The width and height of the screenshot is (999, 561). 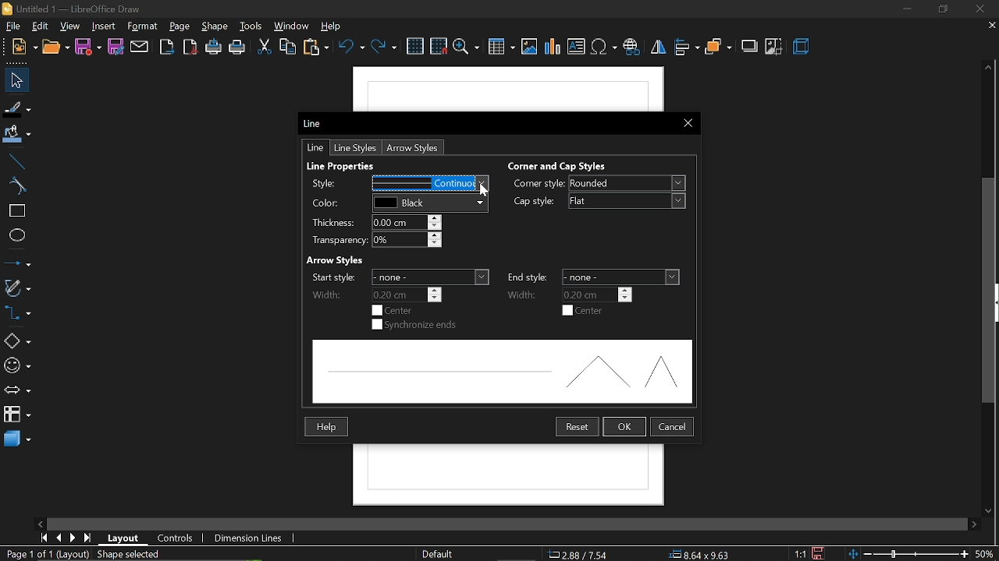 What do you see at coordinates (354, 148) in the screenshot?
I see `line styles` at bounding box center [354, 148].